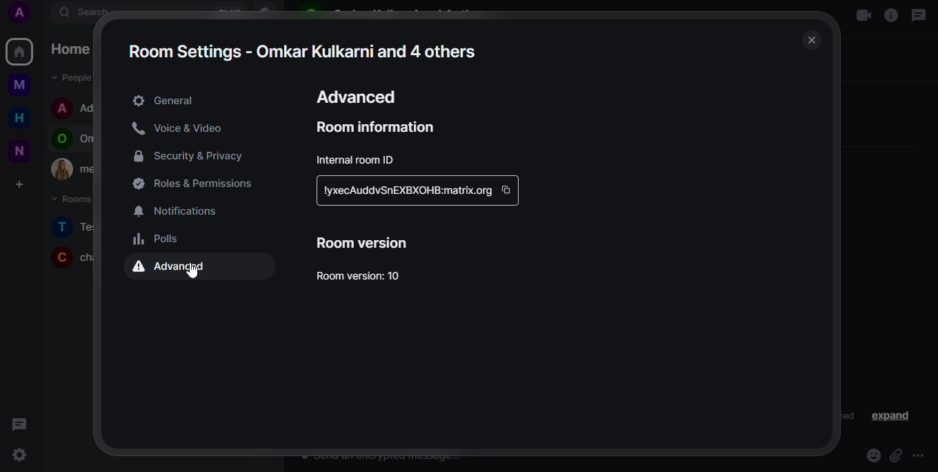 This screenshot has width=938, height=472. I want to click on info, so click(889, 17).